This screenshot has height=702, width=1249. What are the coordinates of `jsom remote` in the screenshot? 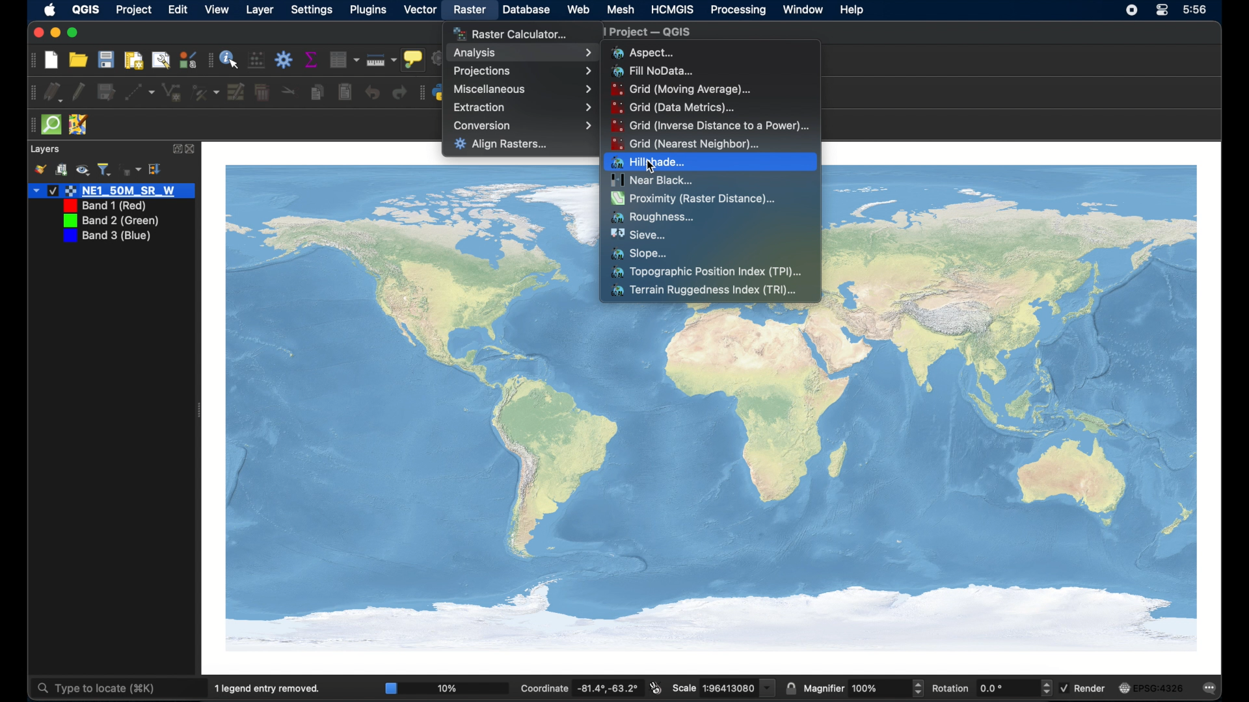 It's located at (79, 123).